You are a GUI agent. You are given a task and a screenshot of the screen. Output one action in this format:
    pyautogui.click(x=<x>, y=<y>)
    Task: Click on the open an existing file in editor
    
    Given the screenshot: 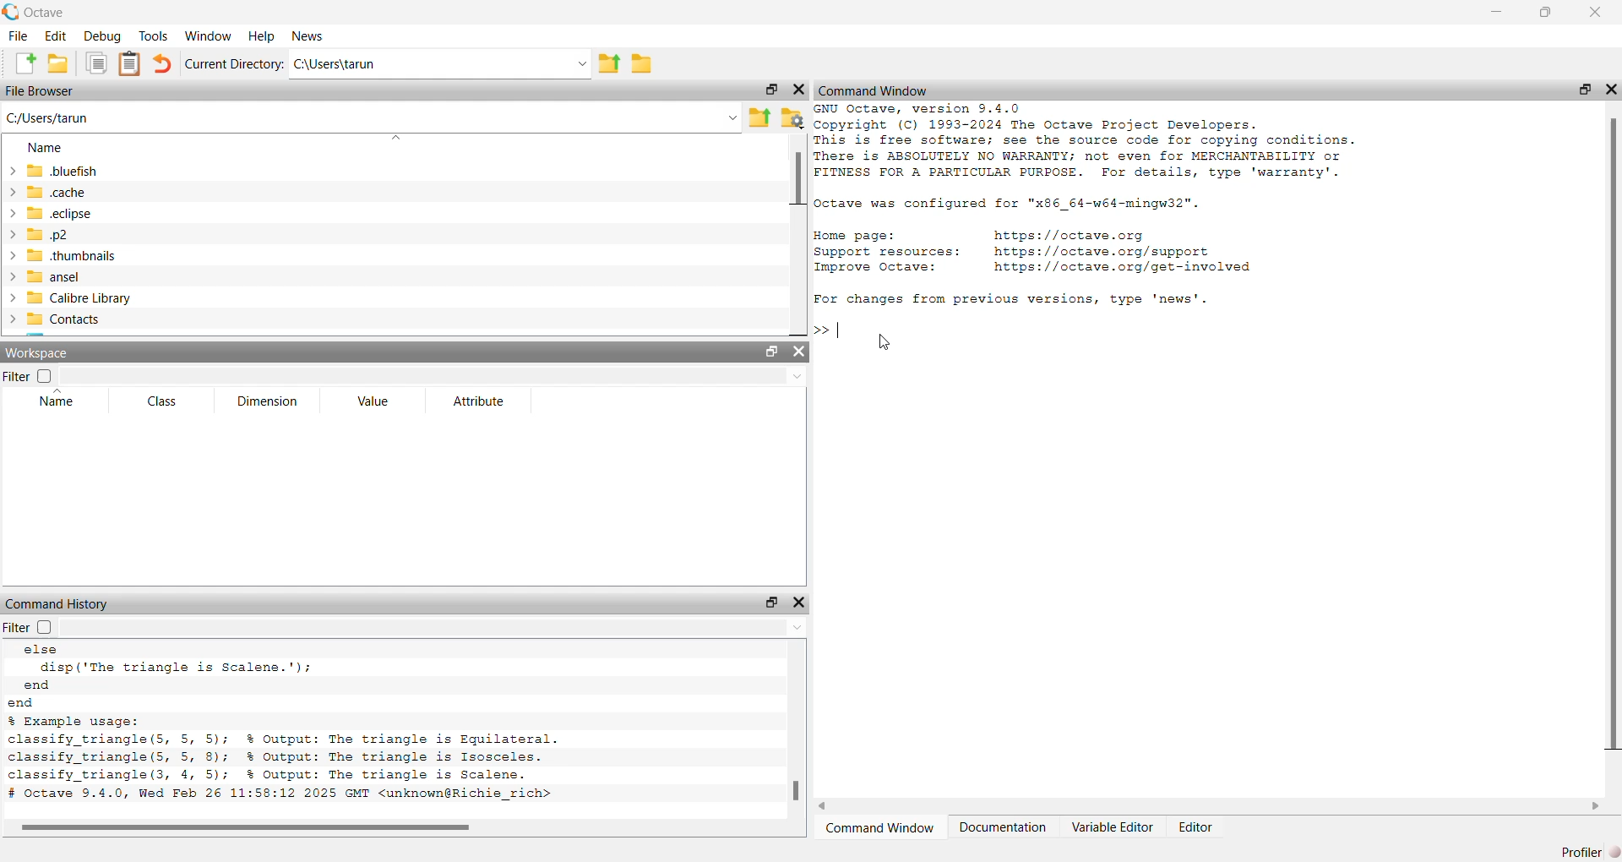 What is the action you would take?
    pyautogui.click(x=58, y=63)
    